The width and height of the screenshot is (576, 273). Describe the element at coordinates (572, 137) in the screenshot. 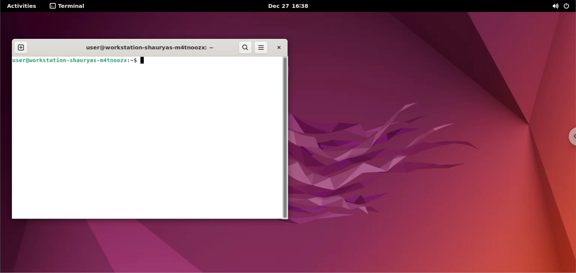

I see `chrome options` at that location.